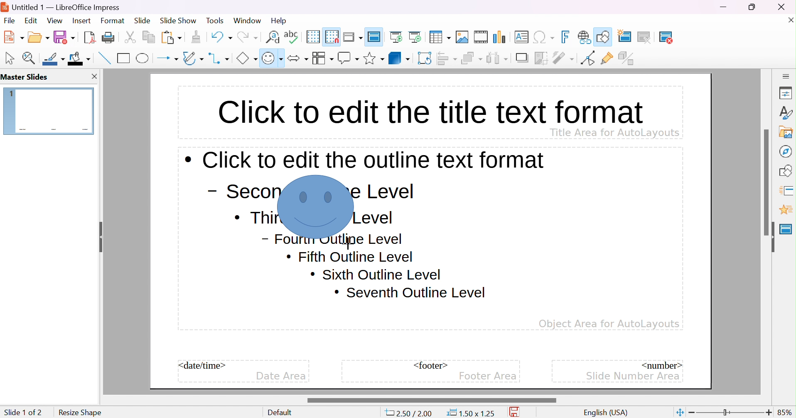 Image resolution: width=796 pixels, height=418 pixels. I want to click on callout shapes, so click(348, 58).